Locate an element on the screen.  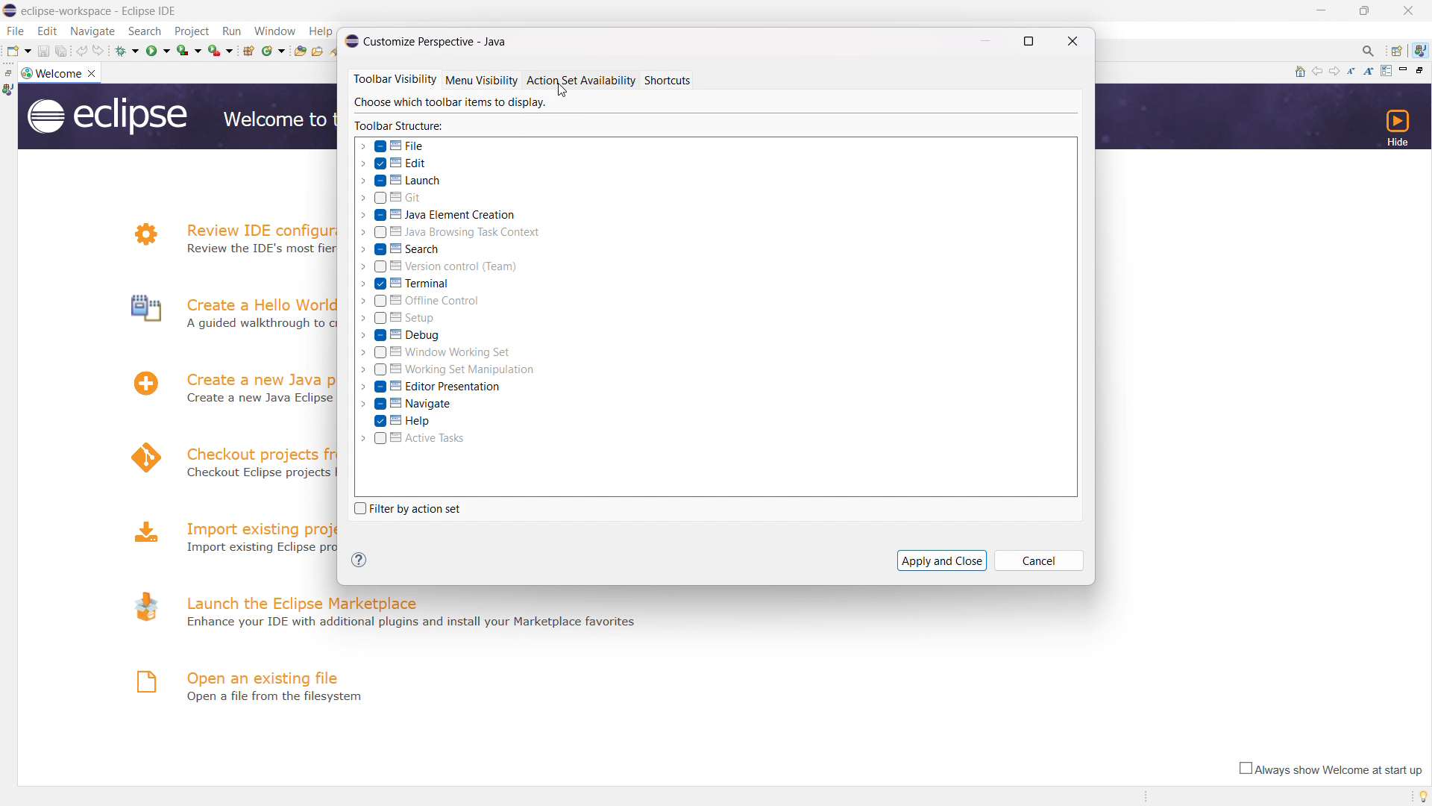
navigate to previous topic is located at coordinates (1317, 72).